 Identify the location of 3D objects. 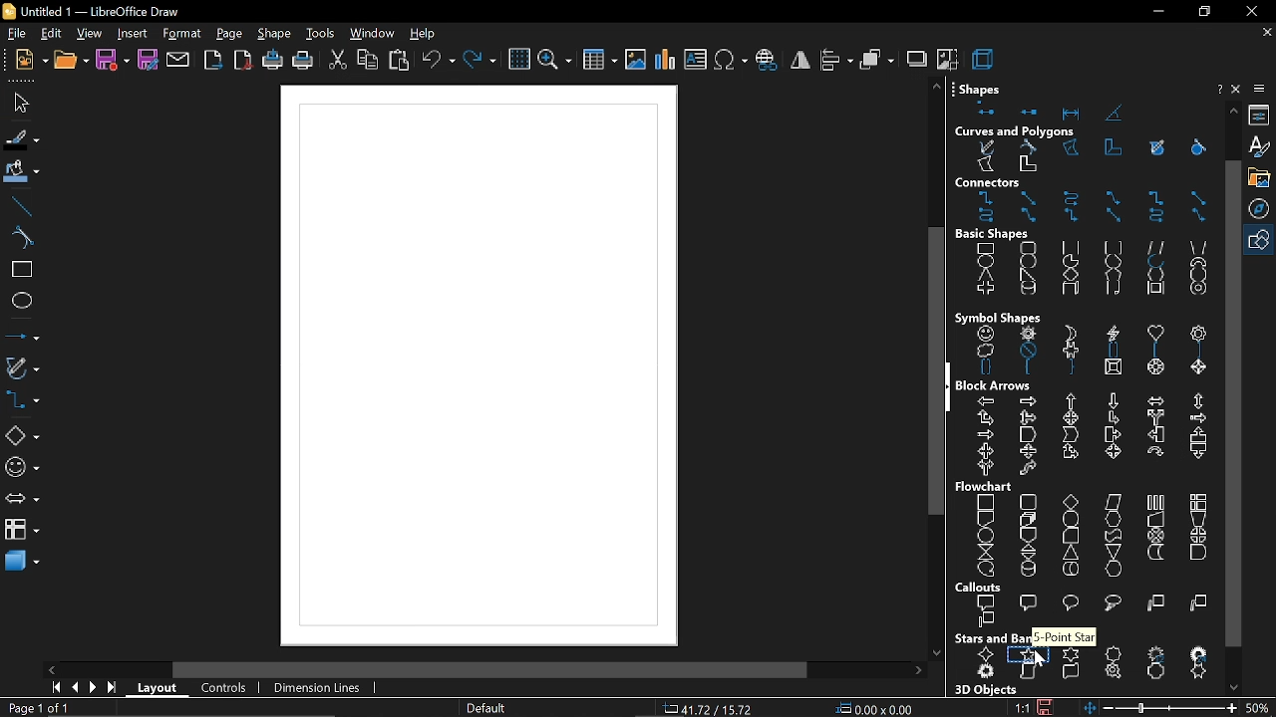
(988, 691).